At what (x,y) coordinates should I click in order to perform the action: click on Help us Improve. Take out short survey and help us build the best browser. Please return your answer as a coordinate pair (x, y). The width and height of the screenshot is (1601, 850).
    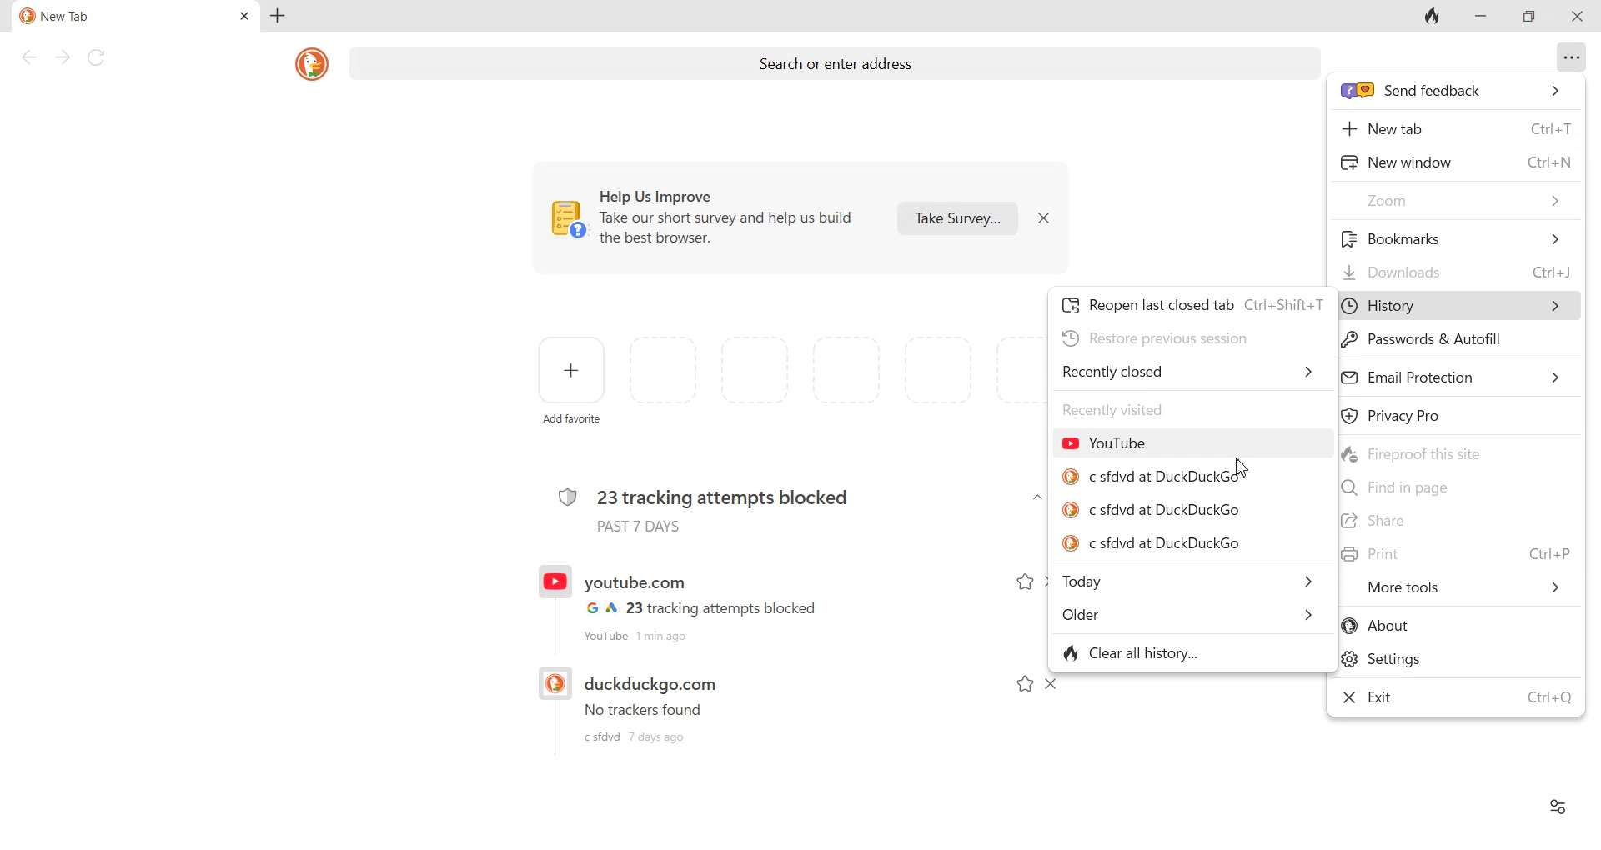
    Looking at the image, I should click on (708, 218).